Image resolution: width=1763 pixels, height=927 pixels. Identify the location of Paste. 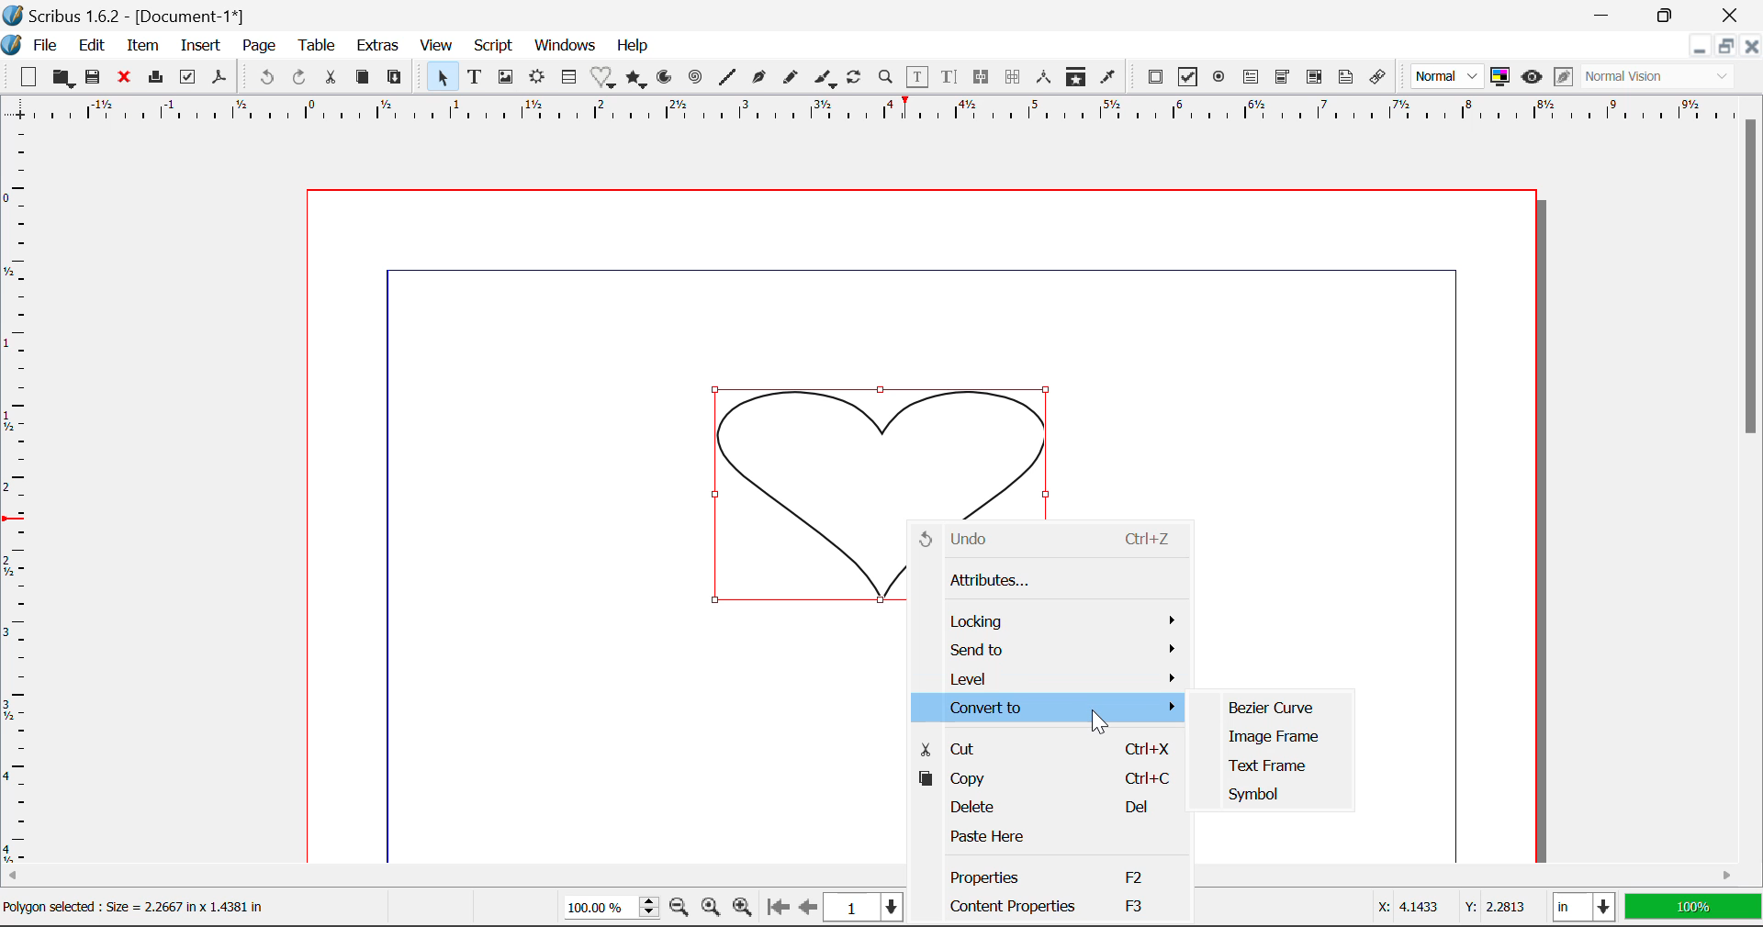
(399, 76).